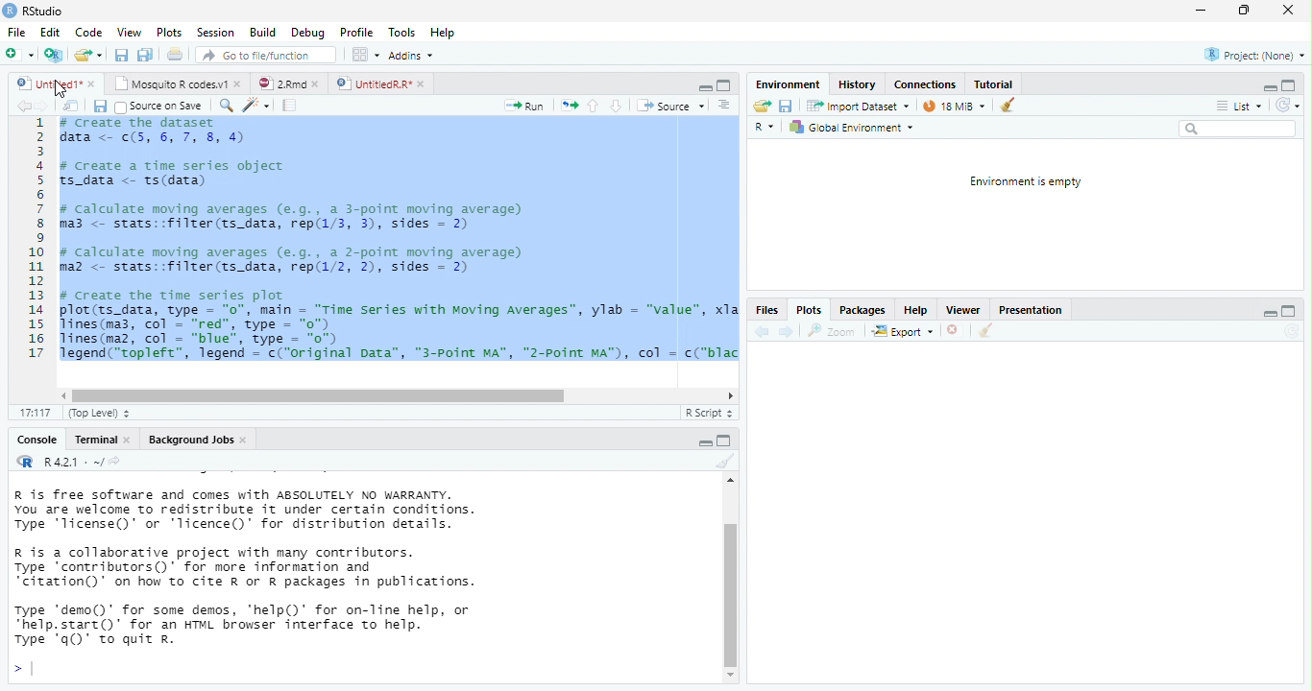 The image size is (1312, 691). Describe the element at coordinates (984, 332) in the screenshot. I see `clear` at that location.